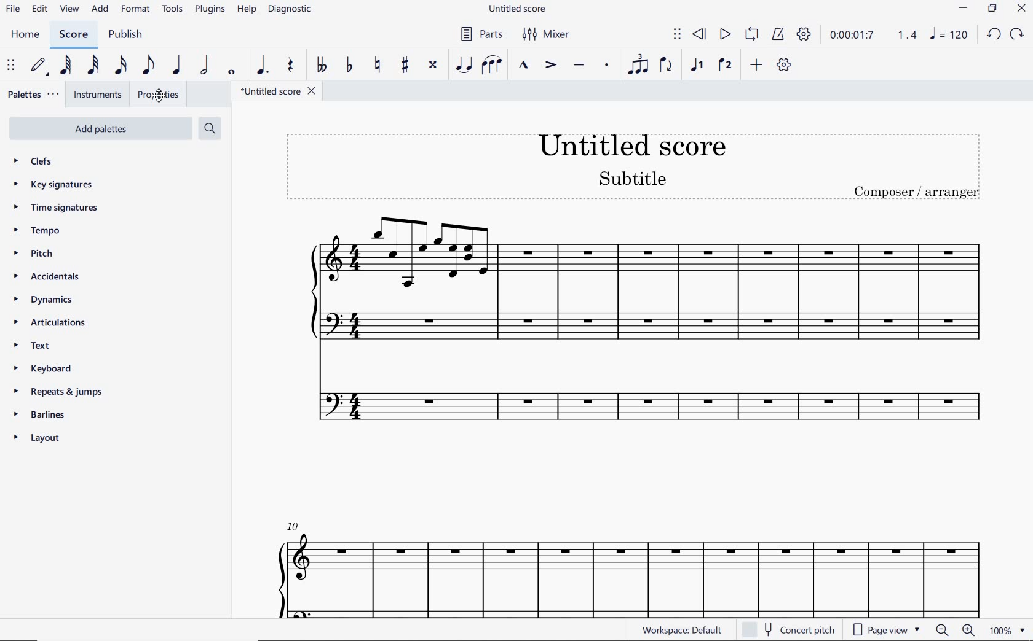 This screenshot has height=641, width=1033. What do you see at coordinates (50, 325) in the screenshot?
I see `articulations` at bounding box center [50, 325].